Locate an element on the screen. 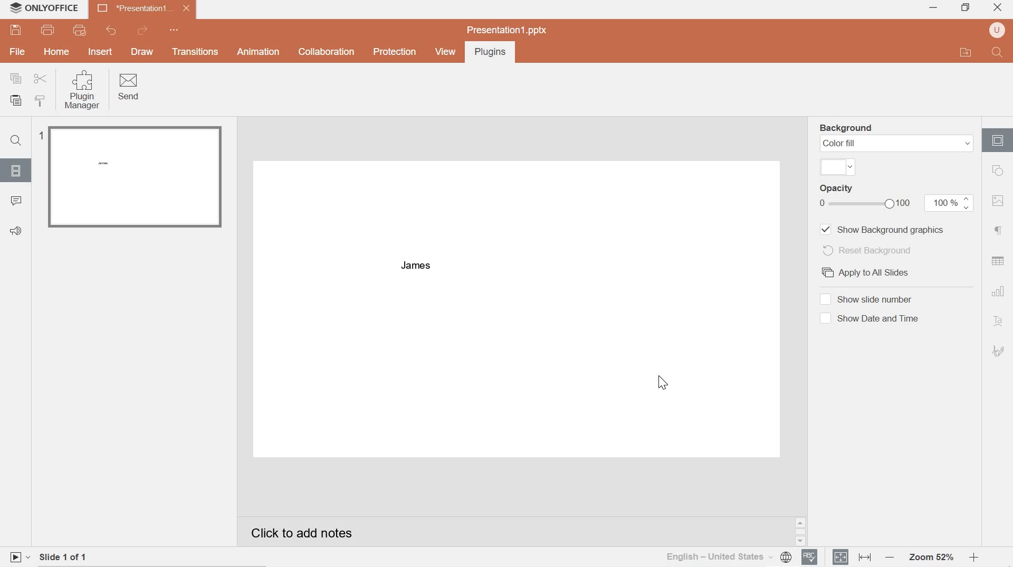 Image resolution: width=1013 pixels, height=567 pixels. Opacity is located at coordinates (865, 196).